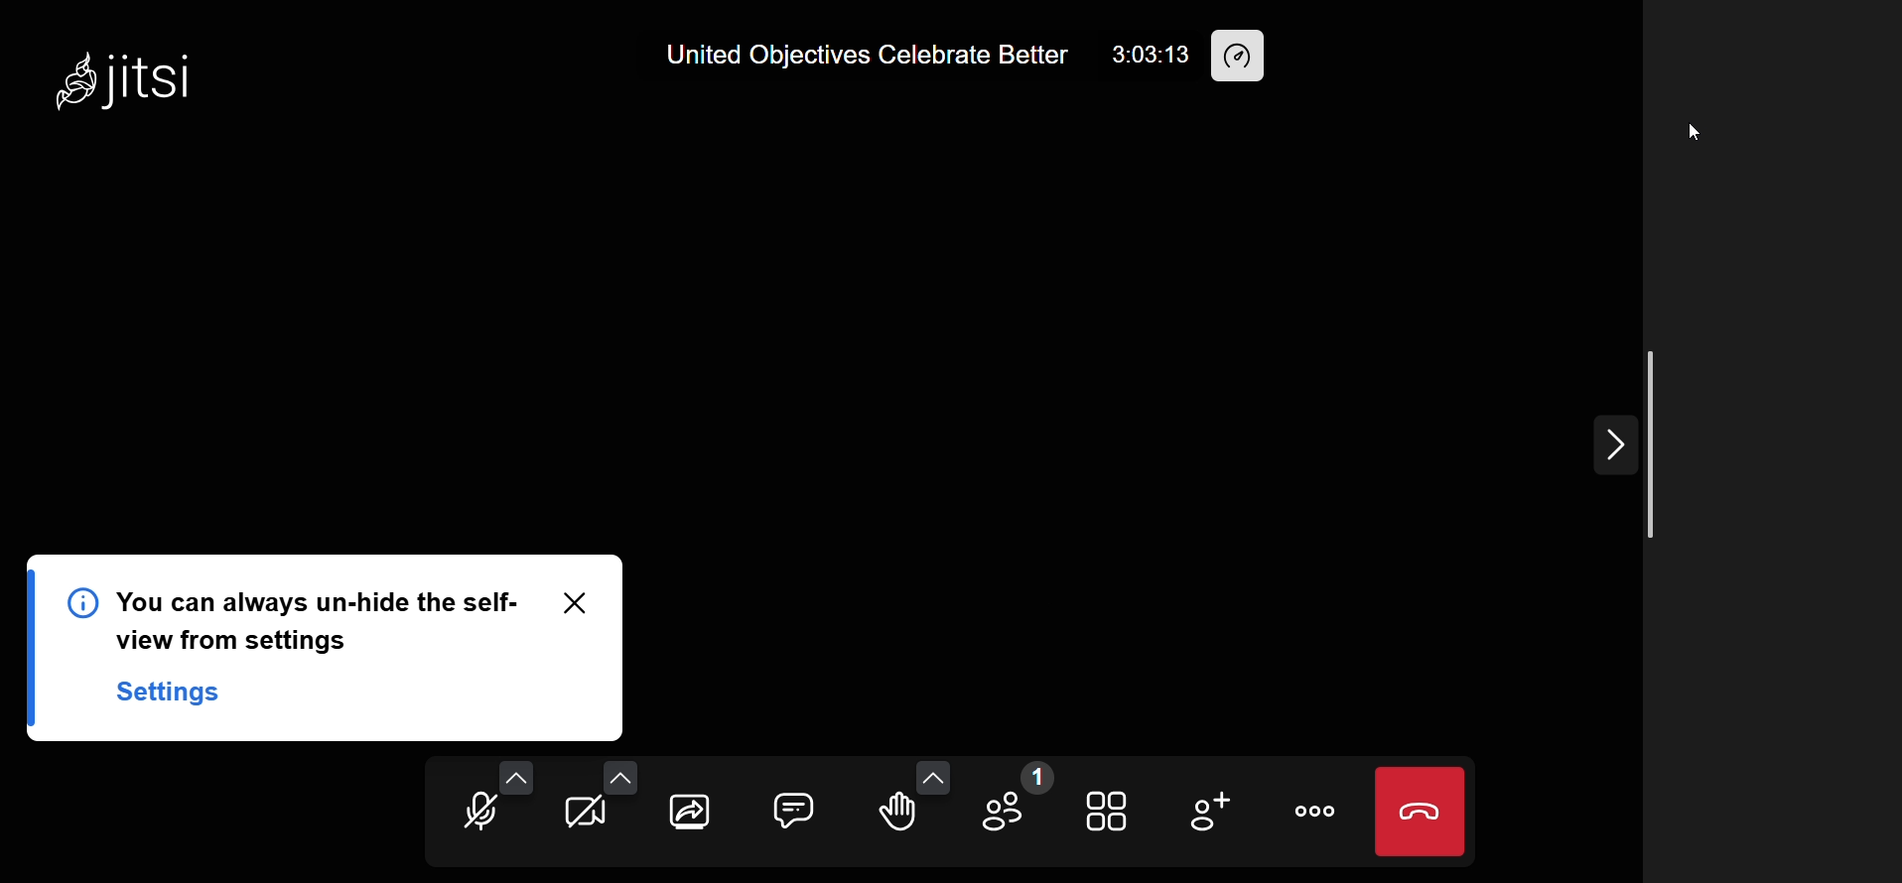 The image size is (1902, 883). Describe the element at coordinates (133, 83) in the screenshot. I see `Jitsi` at that location.